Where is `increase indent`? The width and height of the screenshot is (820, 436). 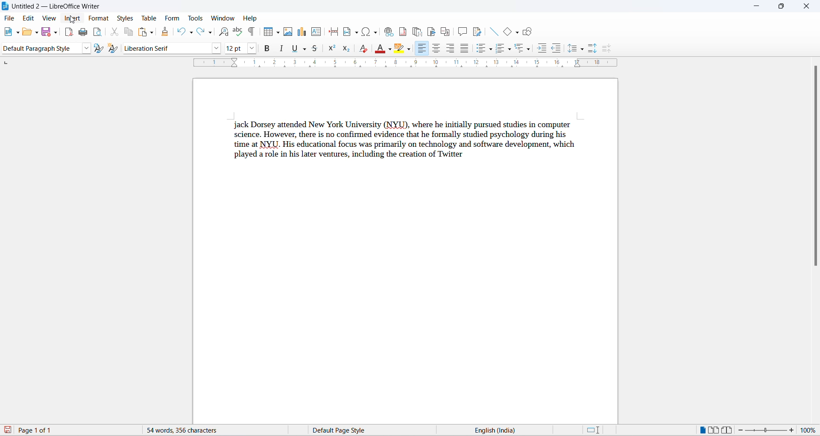
increase indent is located at coordinates (542, 49).